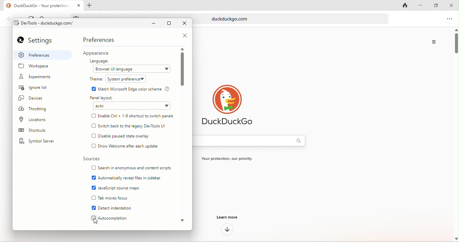 This screenshot has height=242, width=459. What do you see at coordinates (39, 41) in the screenshot?
I see `settings` at bounding box center [39, 41].